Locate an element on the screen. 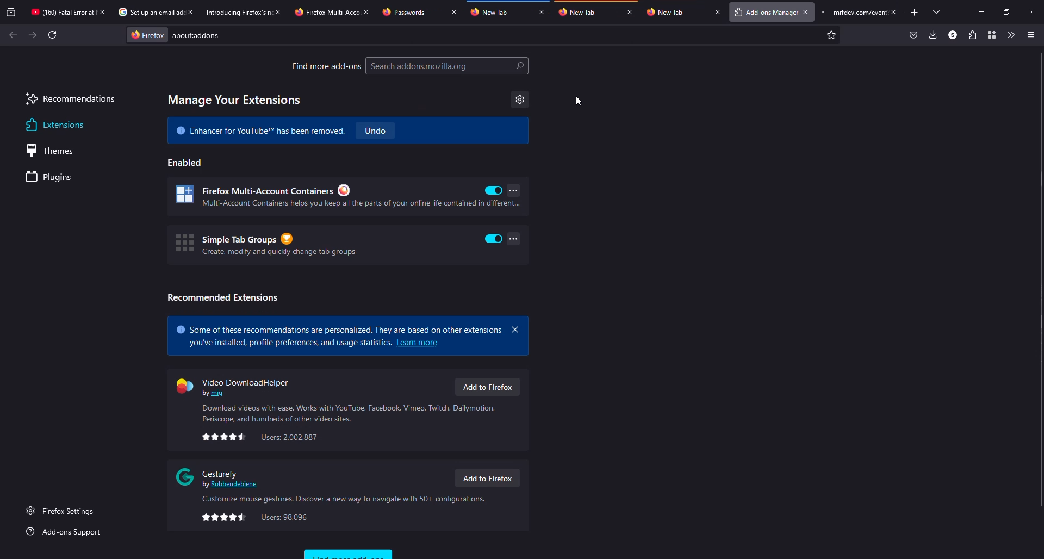 Image resolution: width=1044 pixels, height=559 pixels. downloads is located at coordinates (932, 34).